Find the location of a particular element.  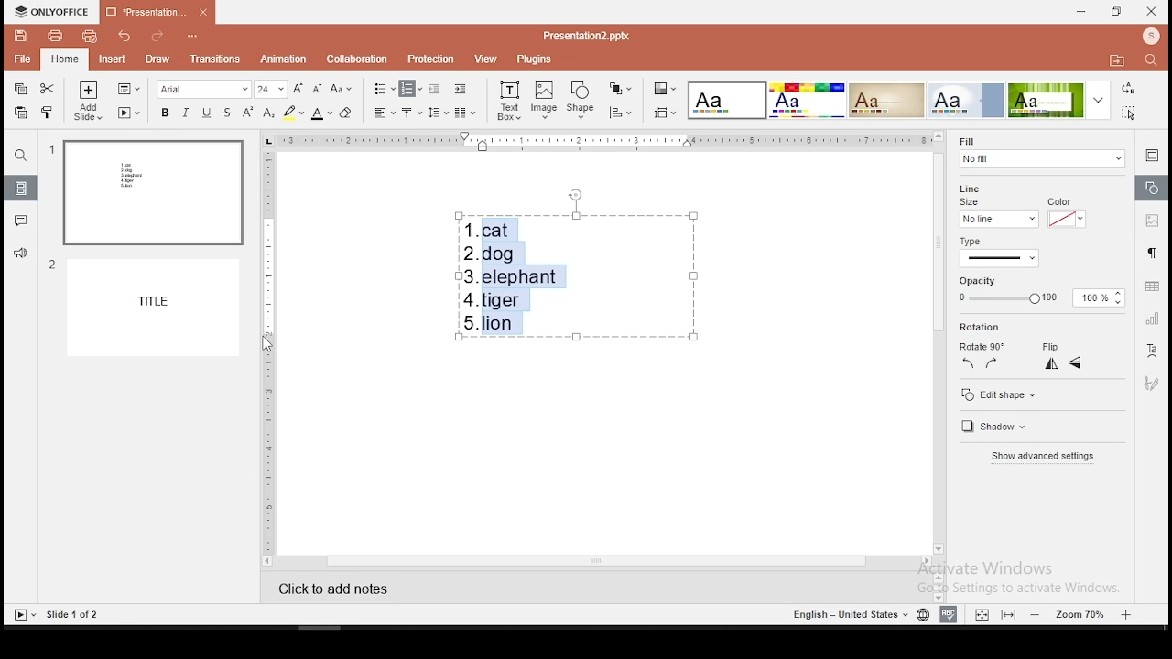

find is located at coordinates (1149, 59).